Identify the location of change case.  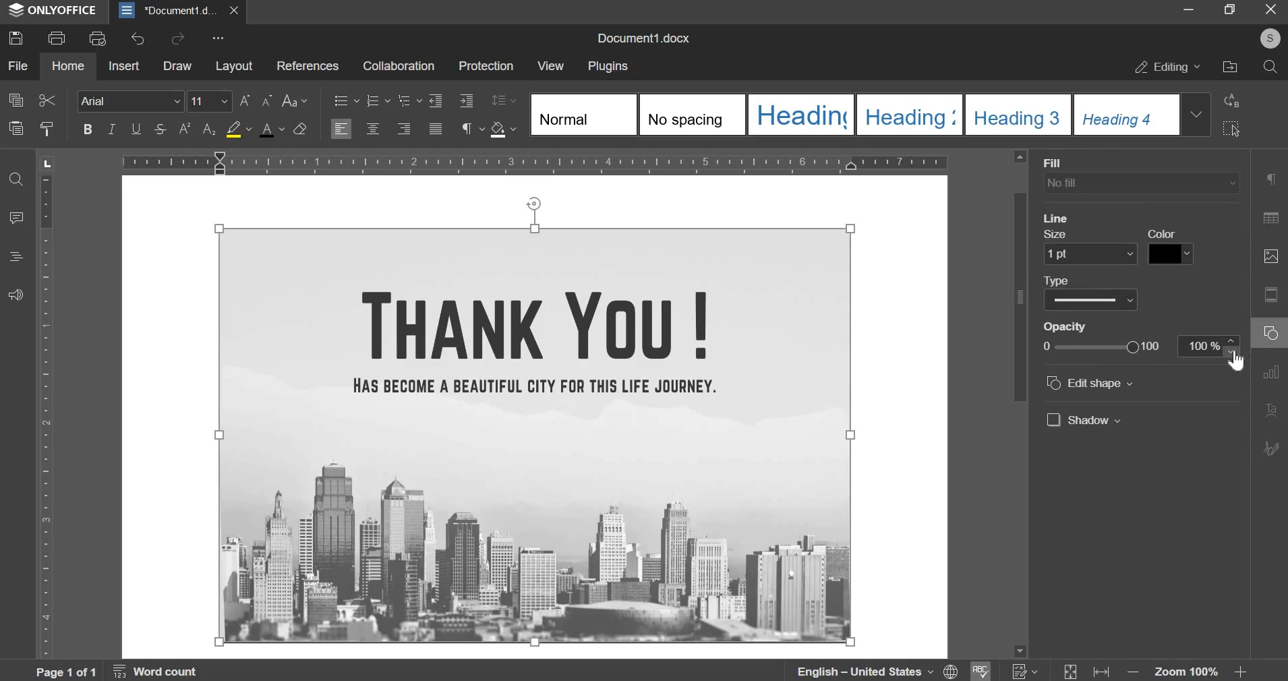
(294, 100).